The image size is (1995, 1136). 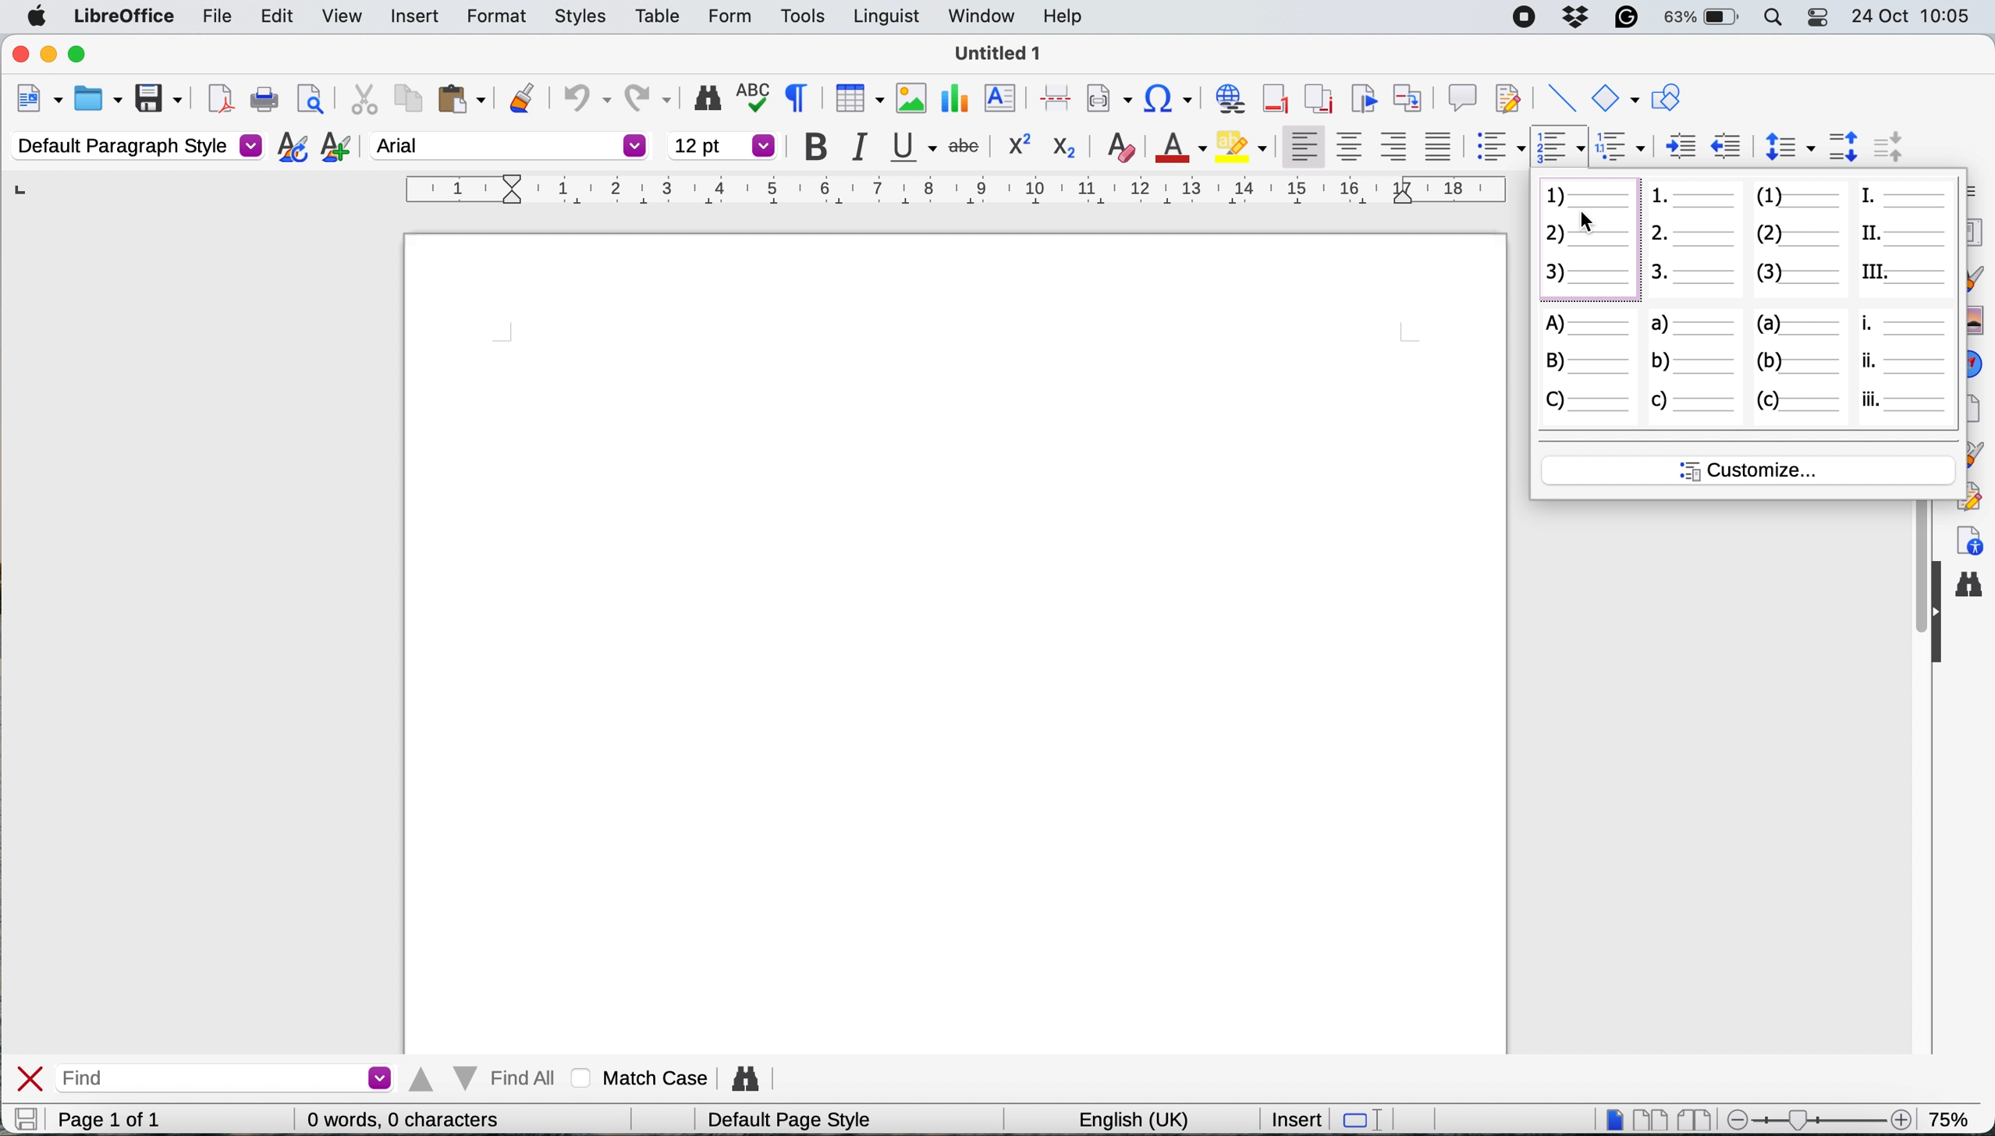 I want to click on numbered list, so click(x=1692, y=242).